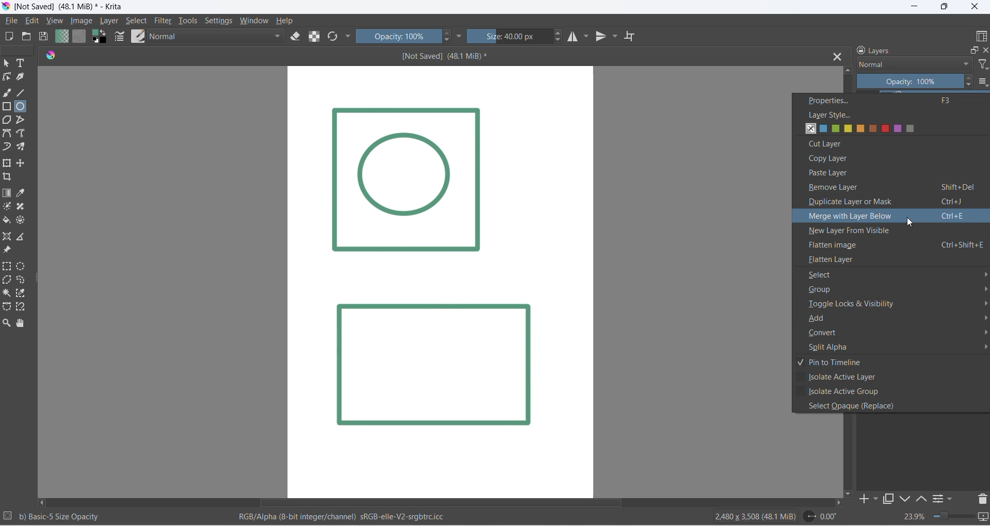 This screenshot has height=526, width=990. Describe the element at coordinates (945, 8) in the screenshot. I see `maximize` at that location.